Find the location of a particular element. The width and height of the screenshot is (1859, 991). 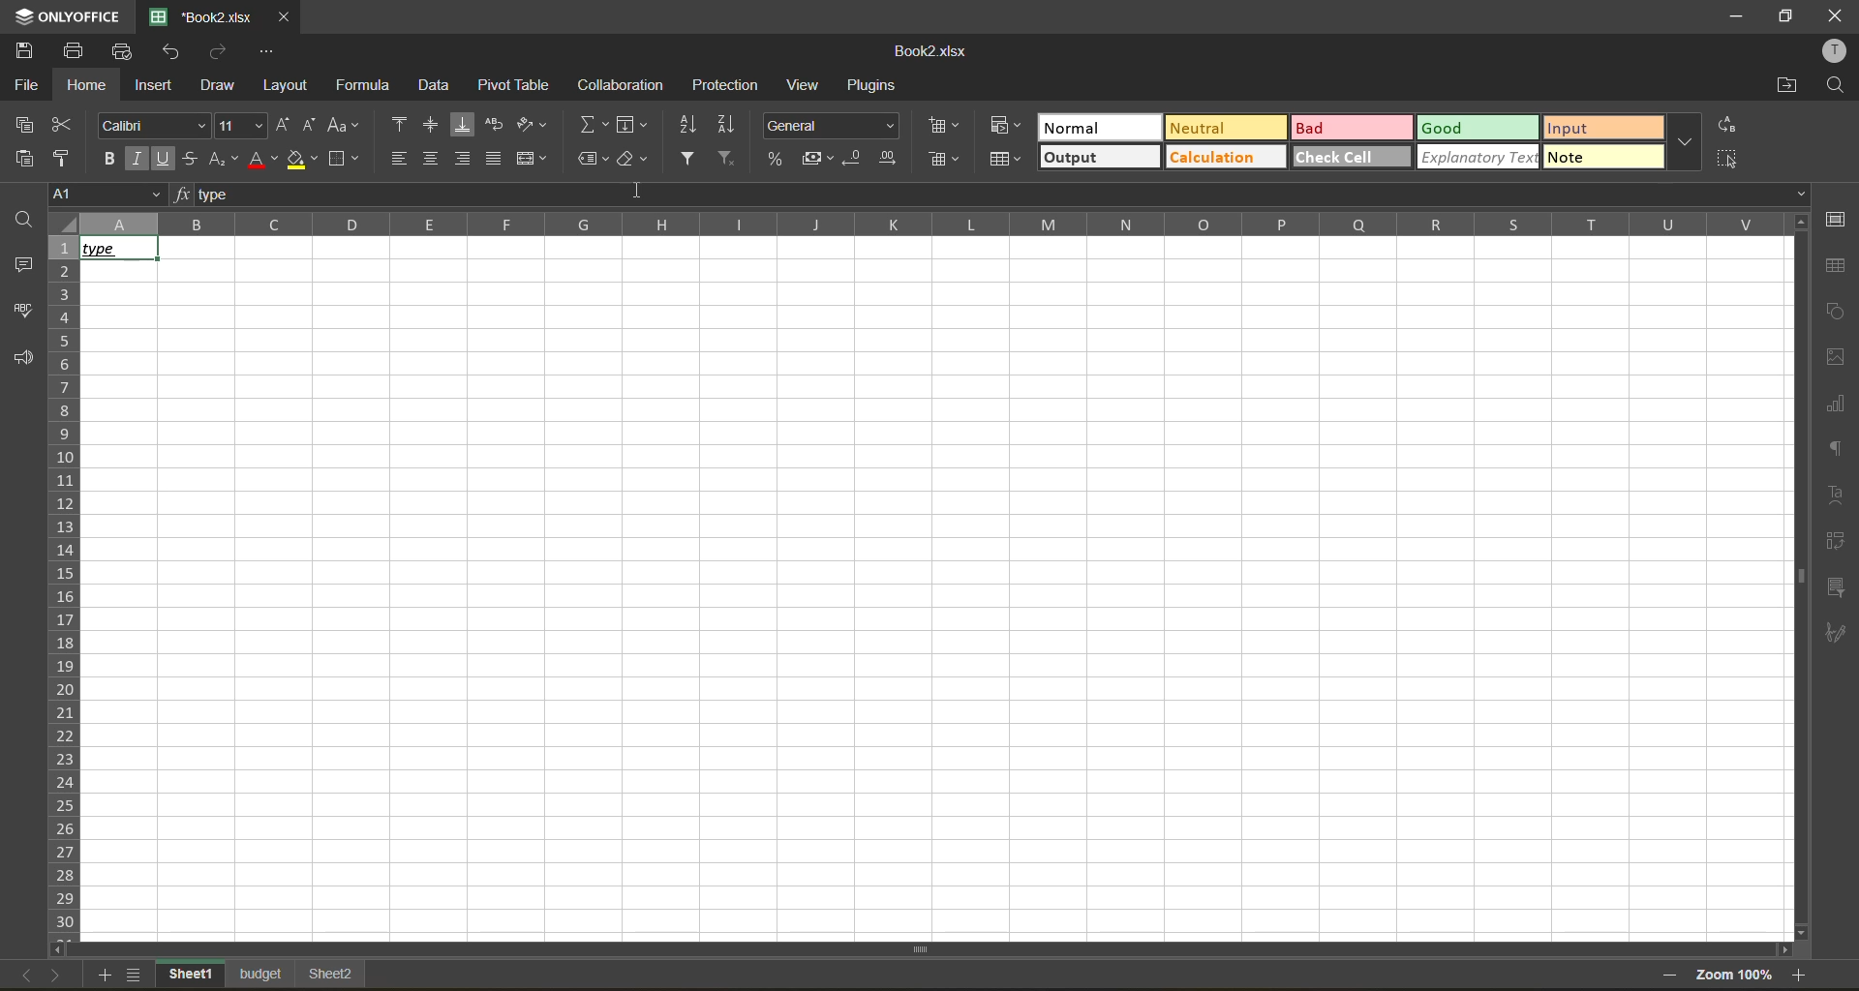

sub/superscript is located at coordinates (226, 160).